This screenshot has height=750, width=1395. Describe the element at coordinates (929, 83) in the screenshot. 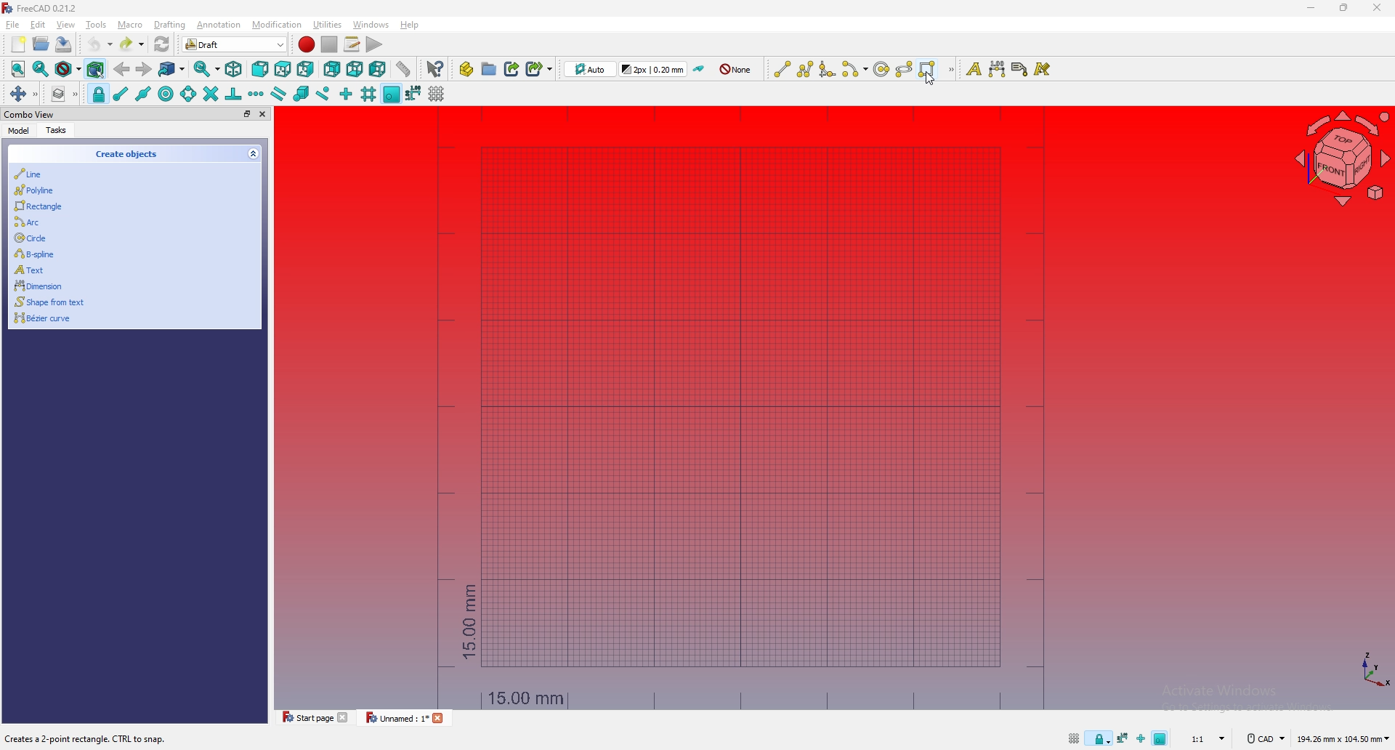

I see `Cursor` at that location.